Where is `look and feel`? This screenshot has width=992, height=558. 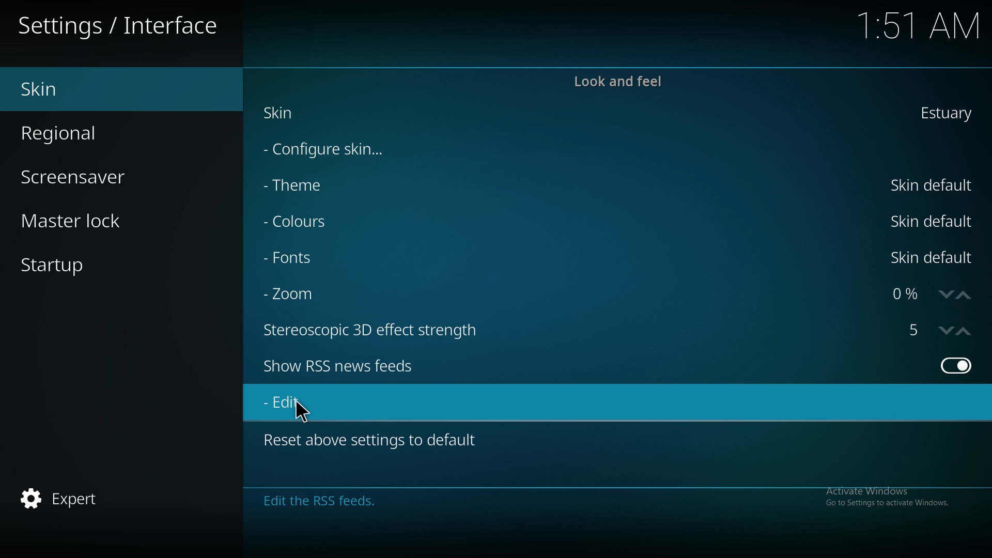
look and feel is located at coordinates (618, 81).